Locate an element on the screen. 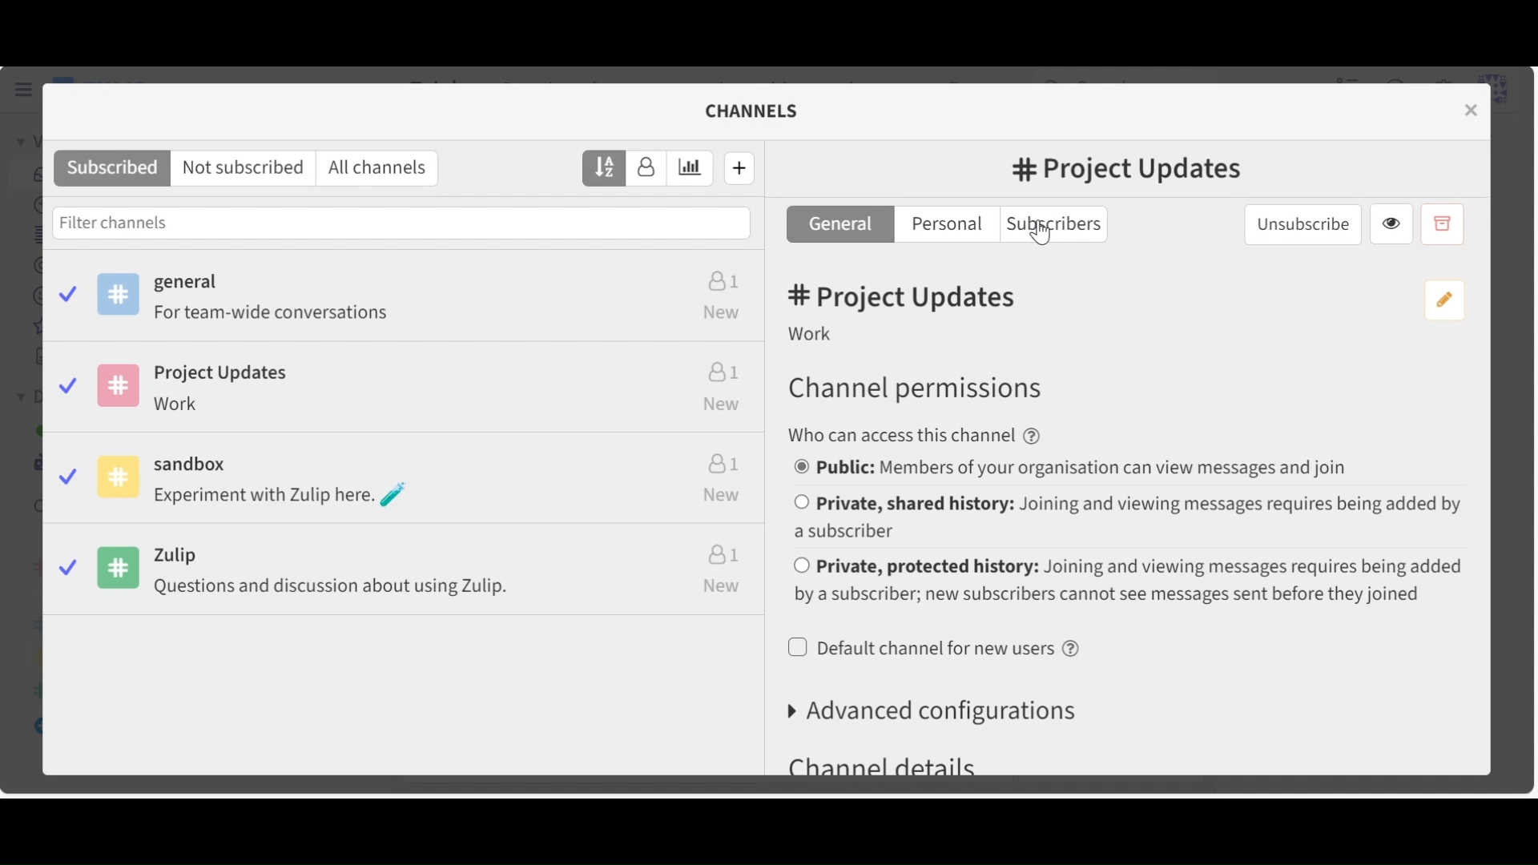 This screenshot has width=1538, height=865. channel details is located at coordinates (884, 763).